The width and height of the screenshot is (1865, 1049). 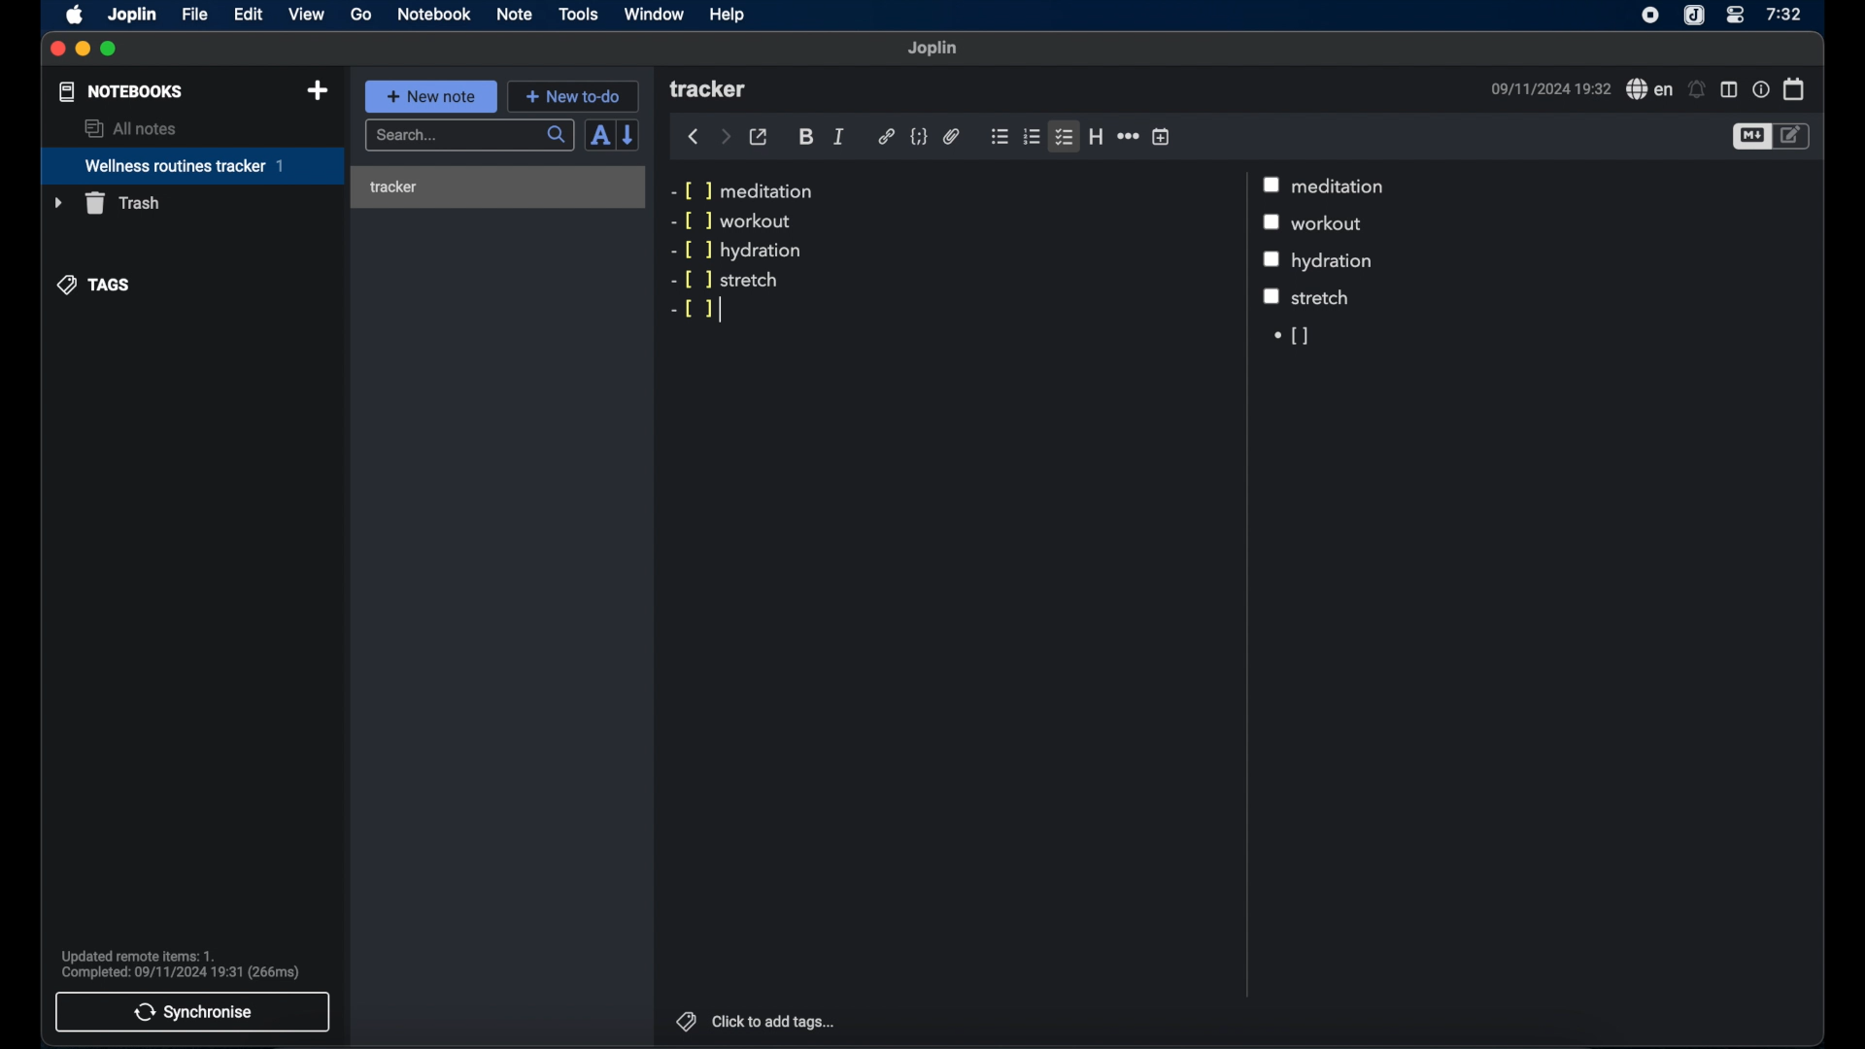 I want to click on toggle sort order field, so click(x=599, y=135).